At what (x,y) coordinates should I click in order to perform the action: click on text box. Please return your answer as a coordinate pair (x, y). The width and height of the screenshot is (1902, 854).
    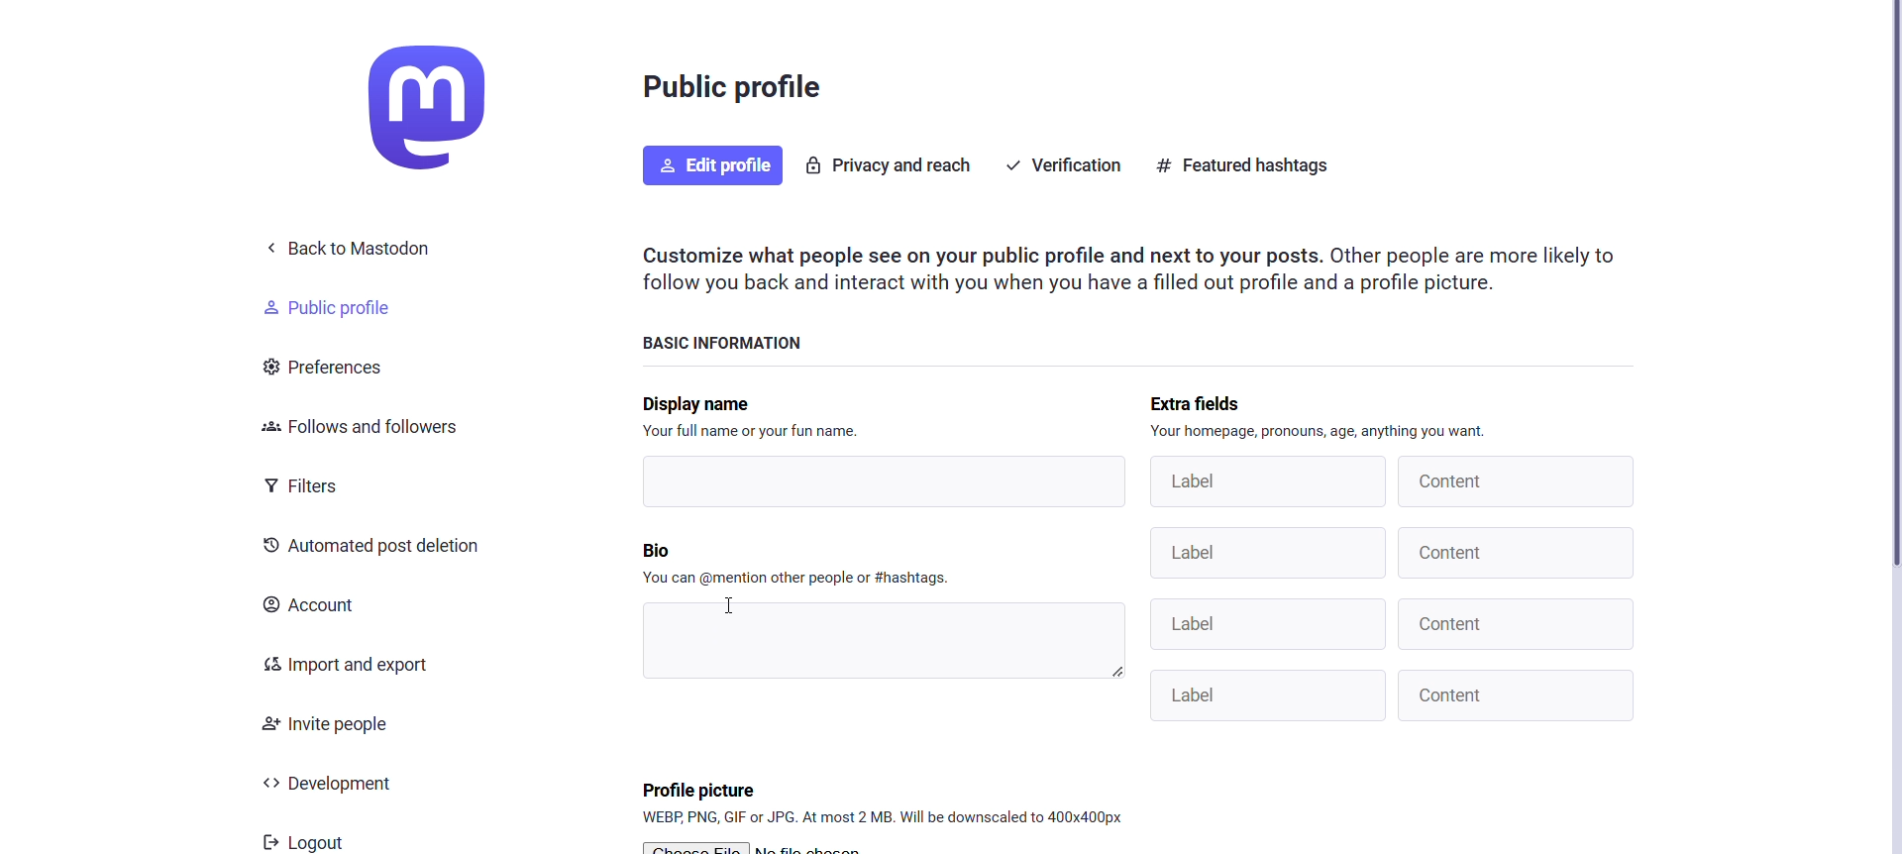
    Looking at the image, I should click on (882, 640).